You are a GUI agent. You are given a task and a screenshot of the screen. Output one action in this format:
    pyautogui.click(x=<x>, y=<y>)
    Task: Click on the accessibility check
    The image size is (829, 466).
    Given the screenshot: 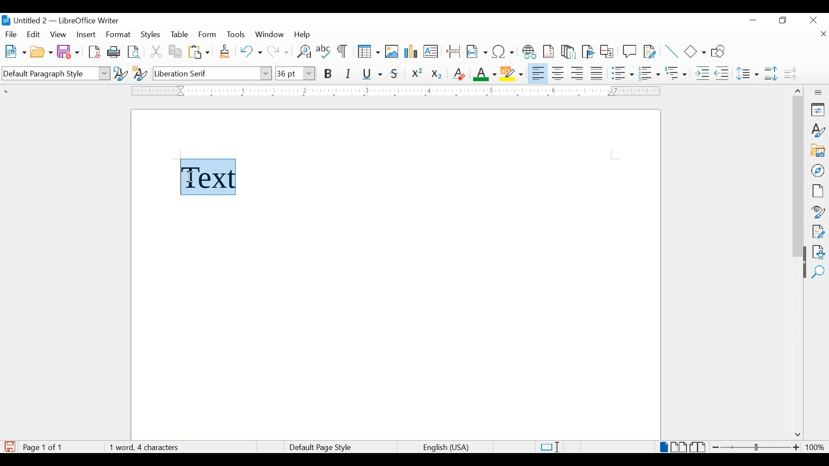 What is the action you would take?
    pyautogui.click(x=819, y=252)
    